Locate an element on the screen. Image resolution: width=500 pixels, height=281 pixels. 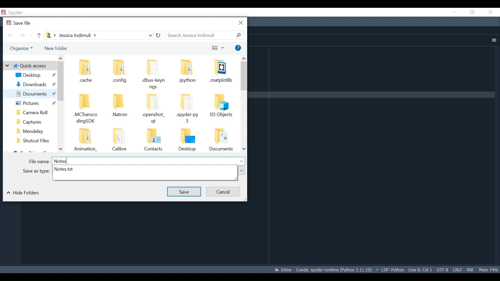
File Path is located at coordinates (98, 35).